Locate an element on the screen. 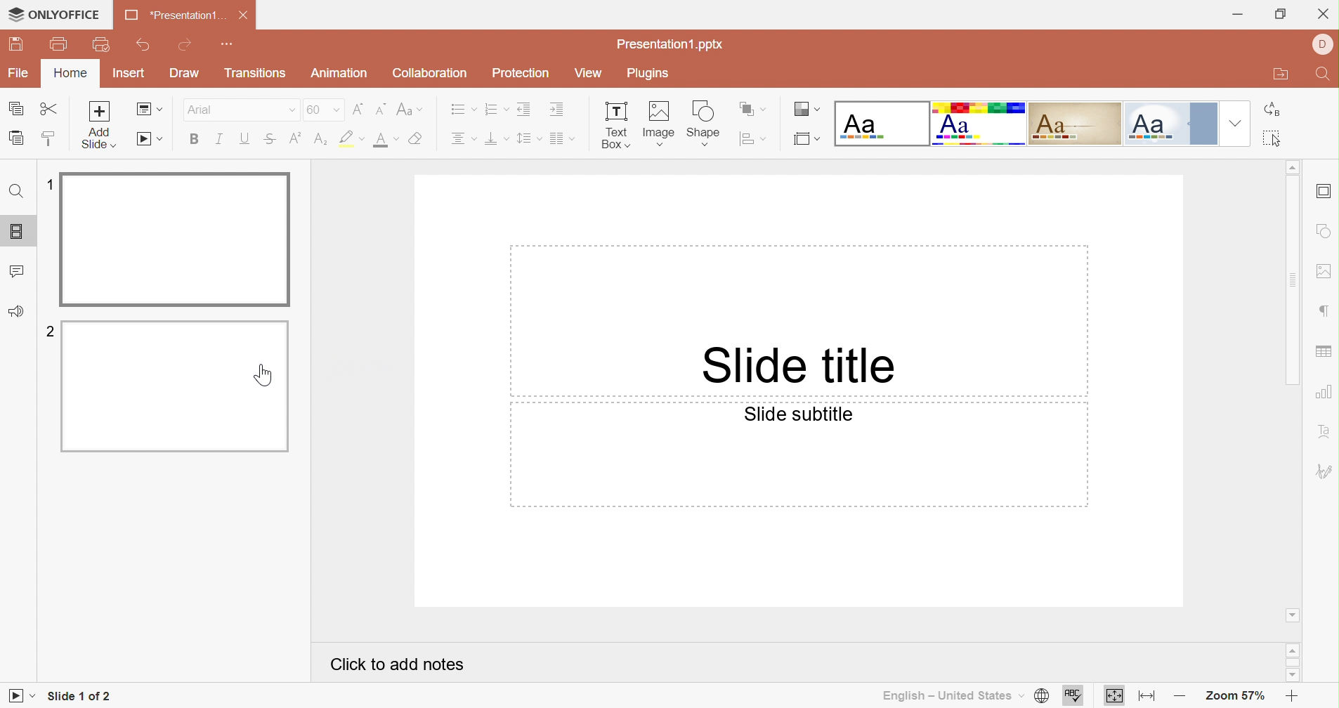  Subscript is located at coordinates (318, 138).